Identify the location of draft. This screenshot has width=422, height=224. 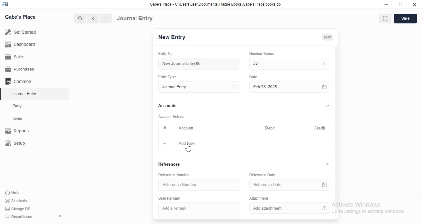
(327, 38).